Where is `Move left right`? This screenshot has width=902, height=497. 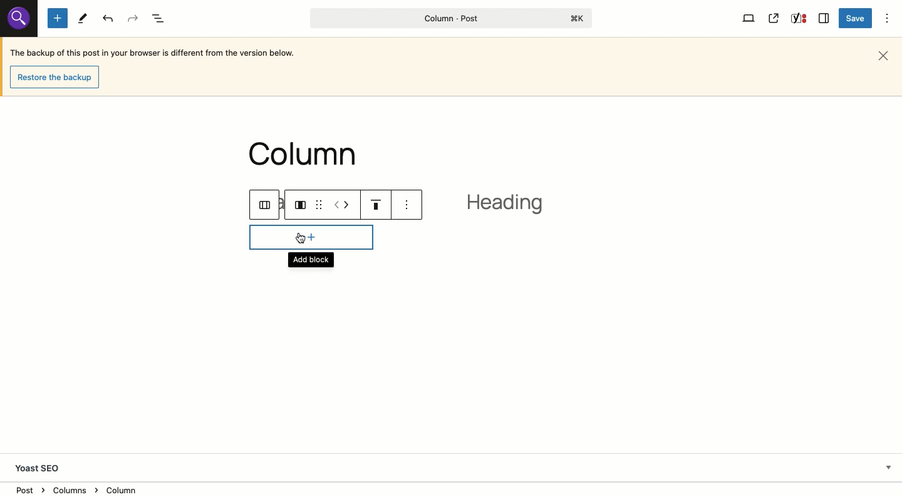
Move left right is located at coordinates (343, 204).